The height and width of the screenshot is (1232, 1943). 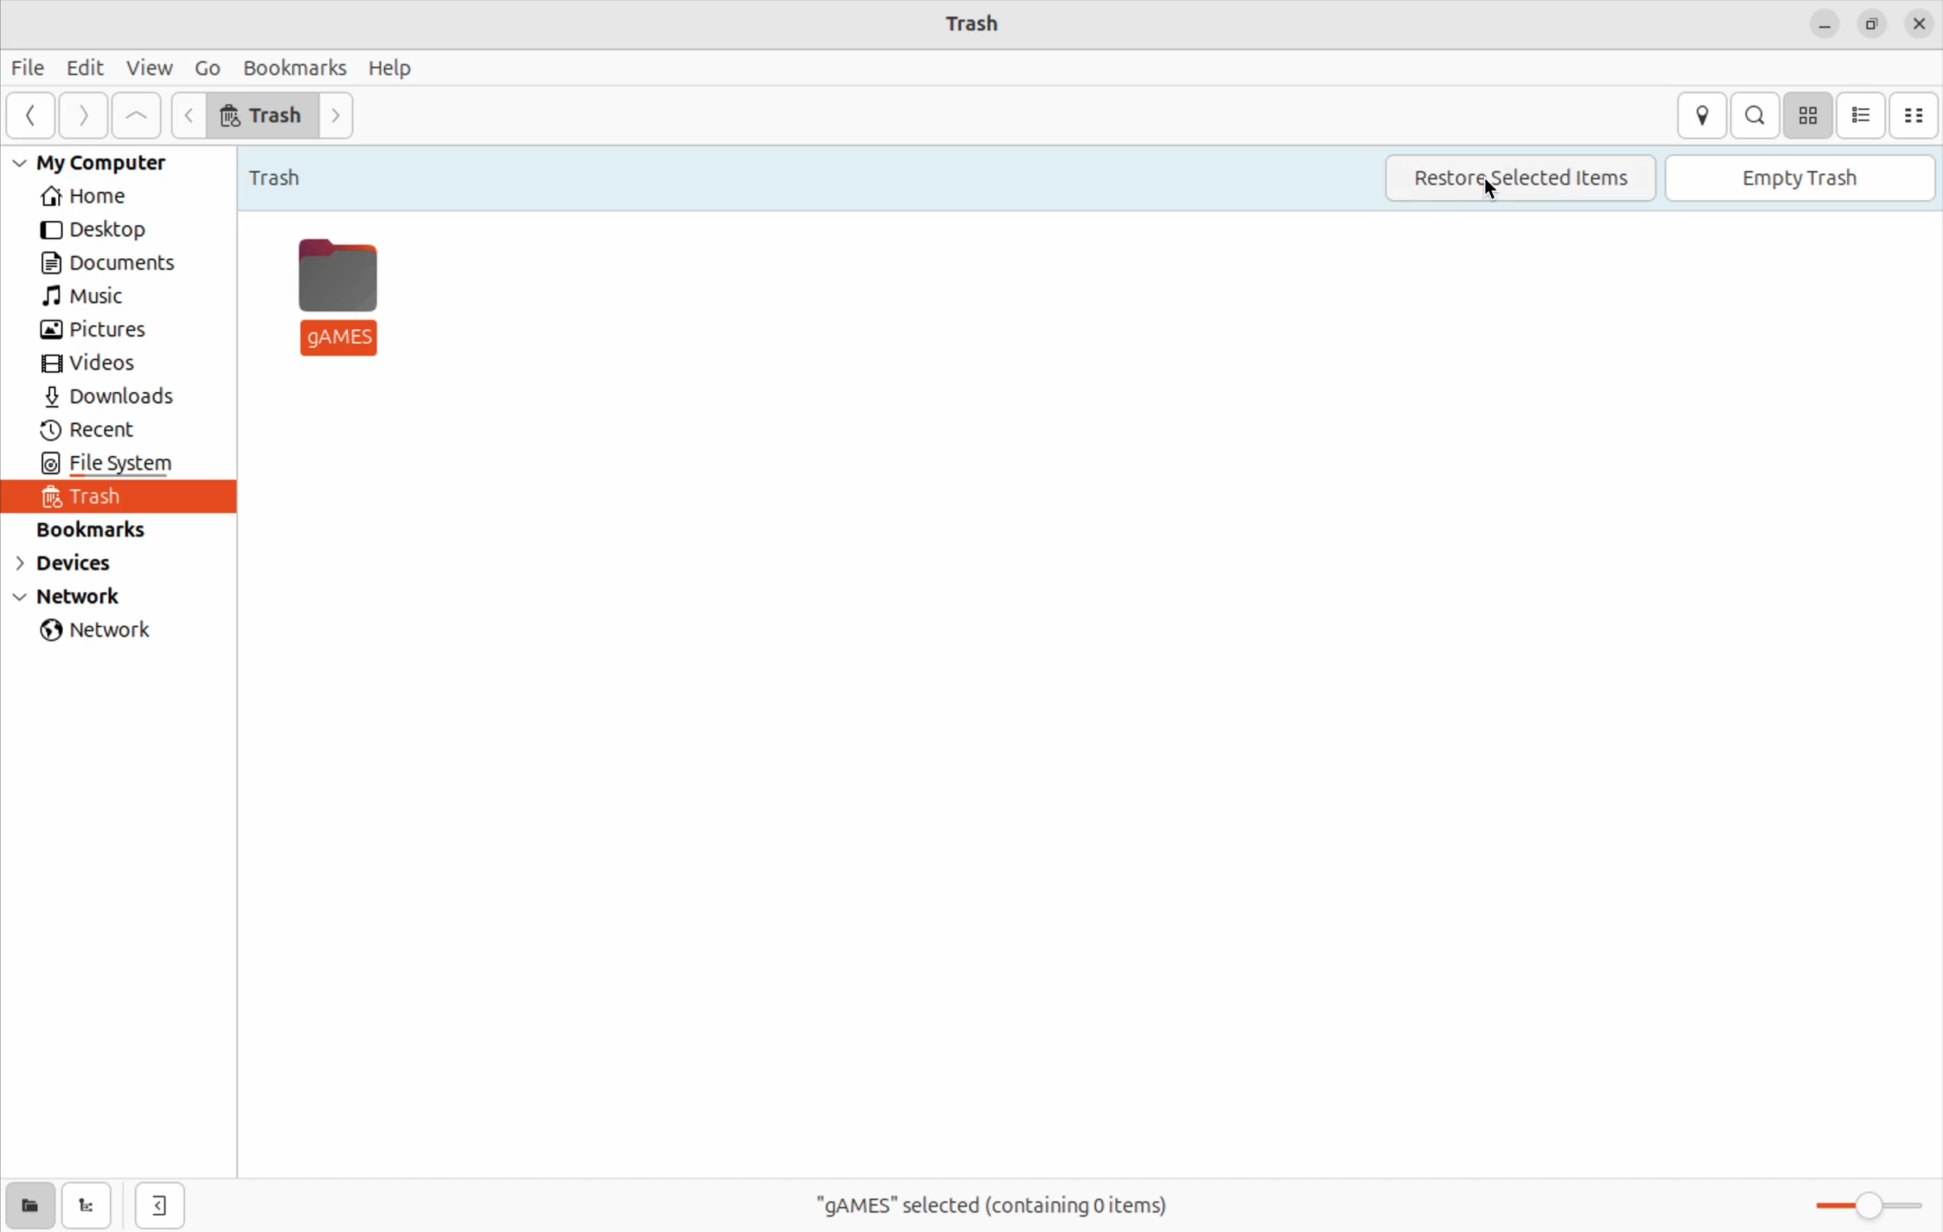 I want to click on restore selected items, so click(x=1518, y=179).